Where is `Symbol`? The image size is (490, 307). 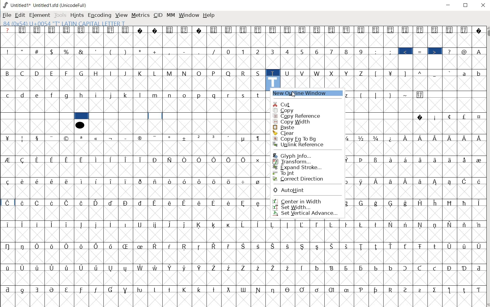 Symbol is located at coordinates (96, 138).